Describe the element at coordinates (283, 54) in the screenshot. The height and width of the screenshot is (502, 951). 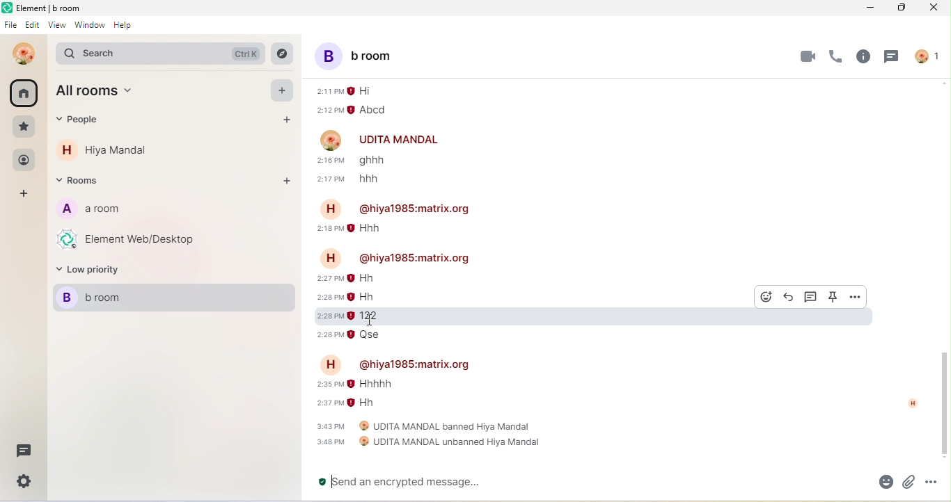
I see `explore` at that location.